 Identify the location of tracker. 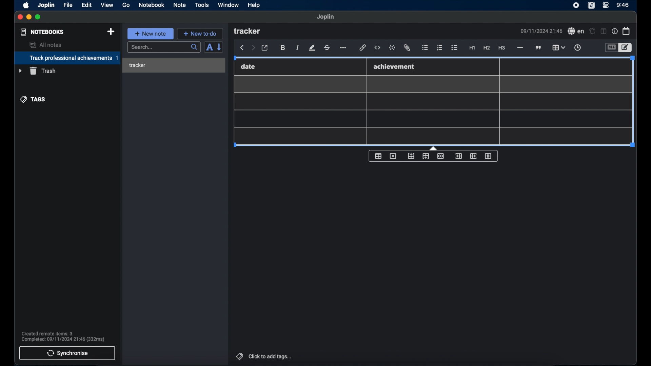
(248, 32).